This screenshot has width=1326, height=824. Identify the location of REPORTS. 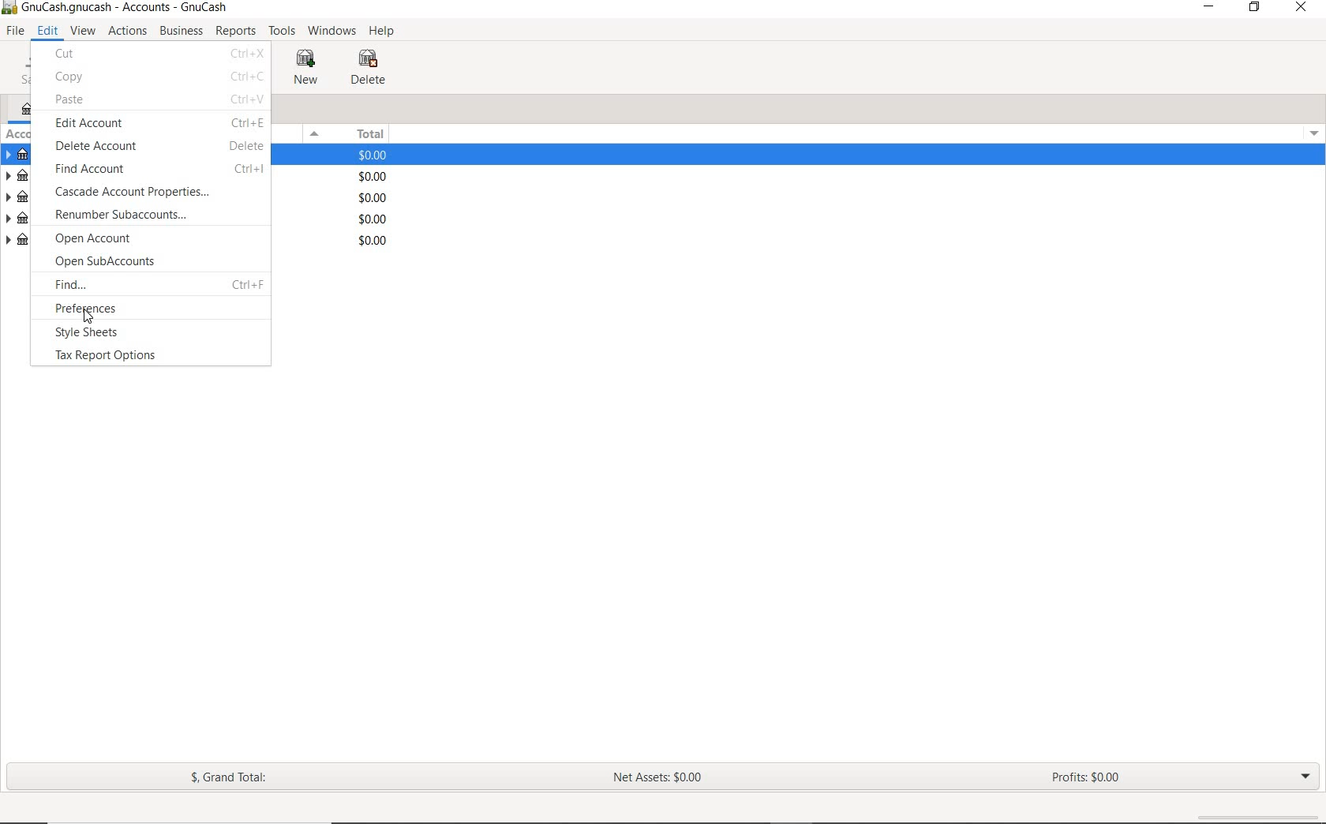
(236, 32).